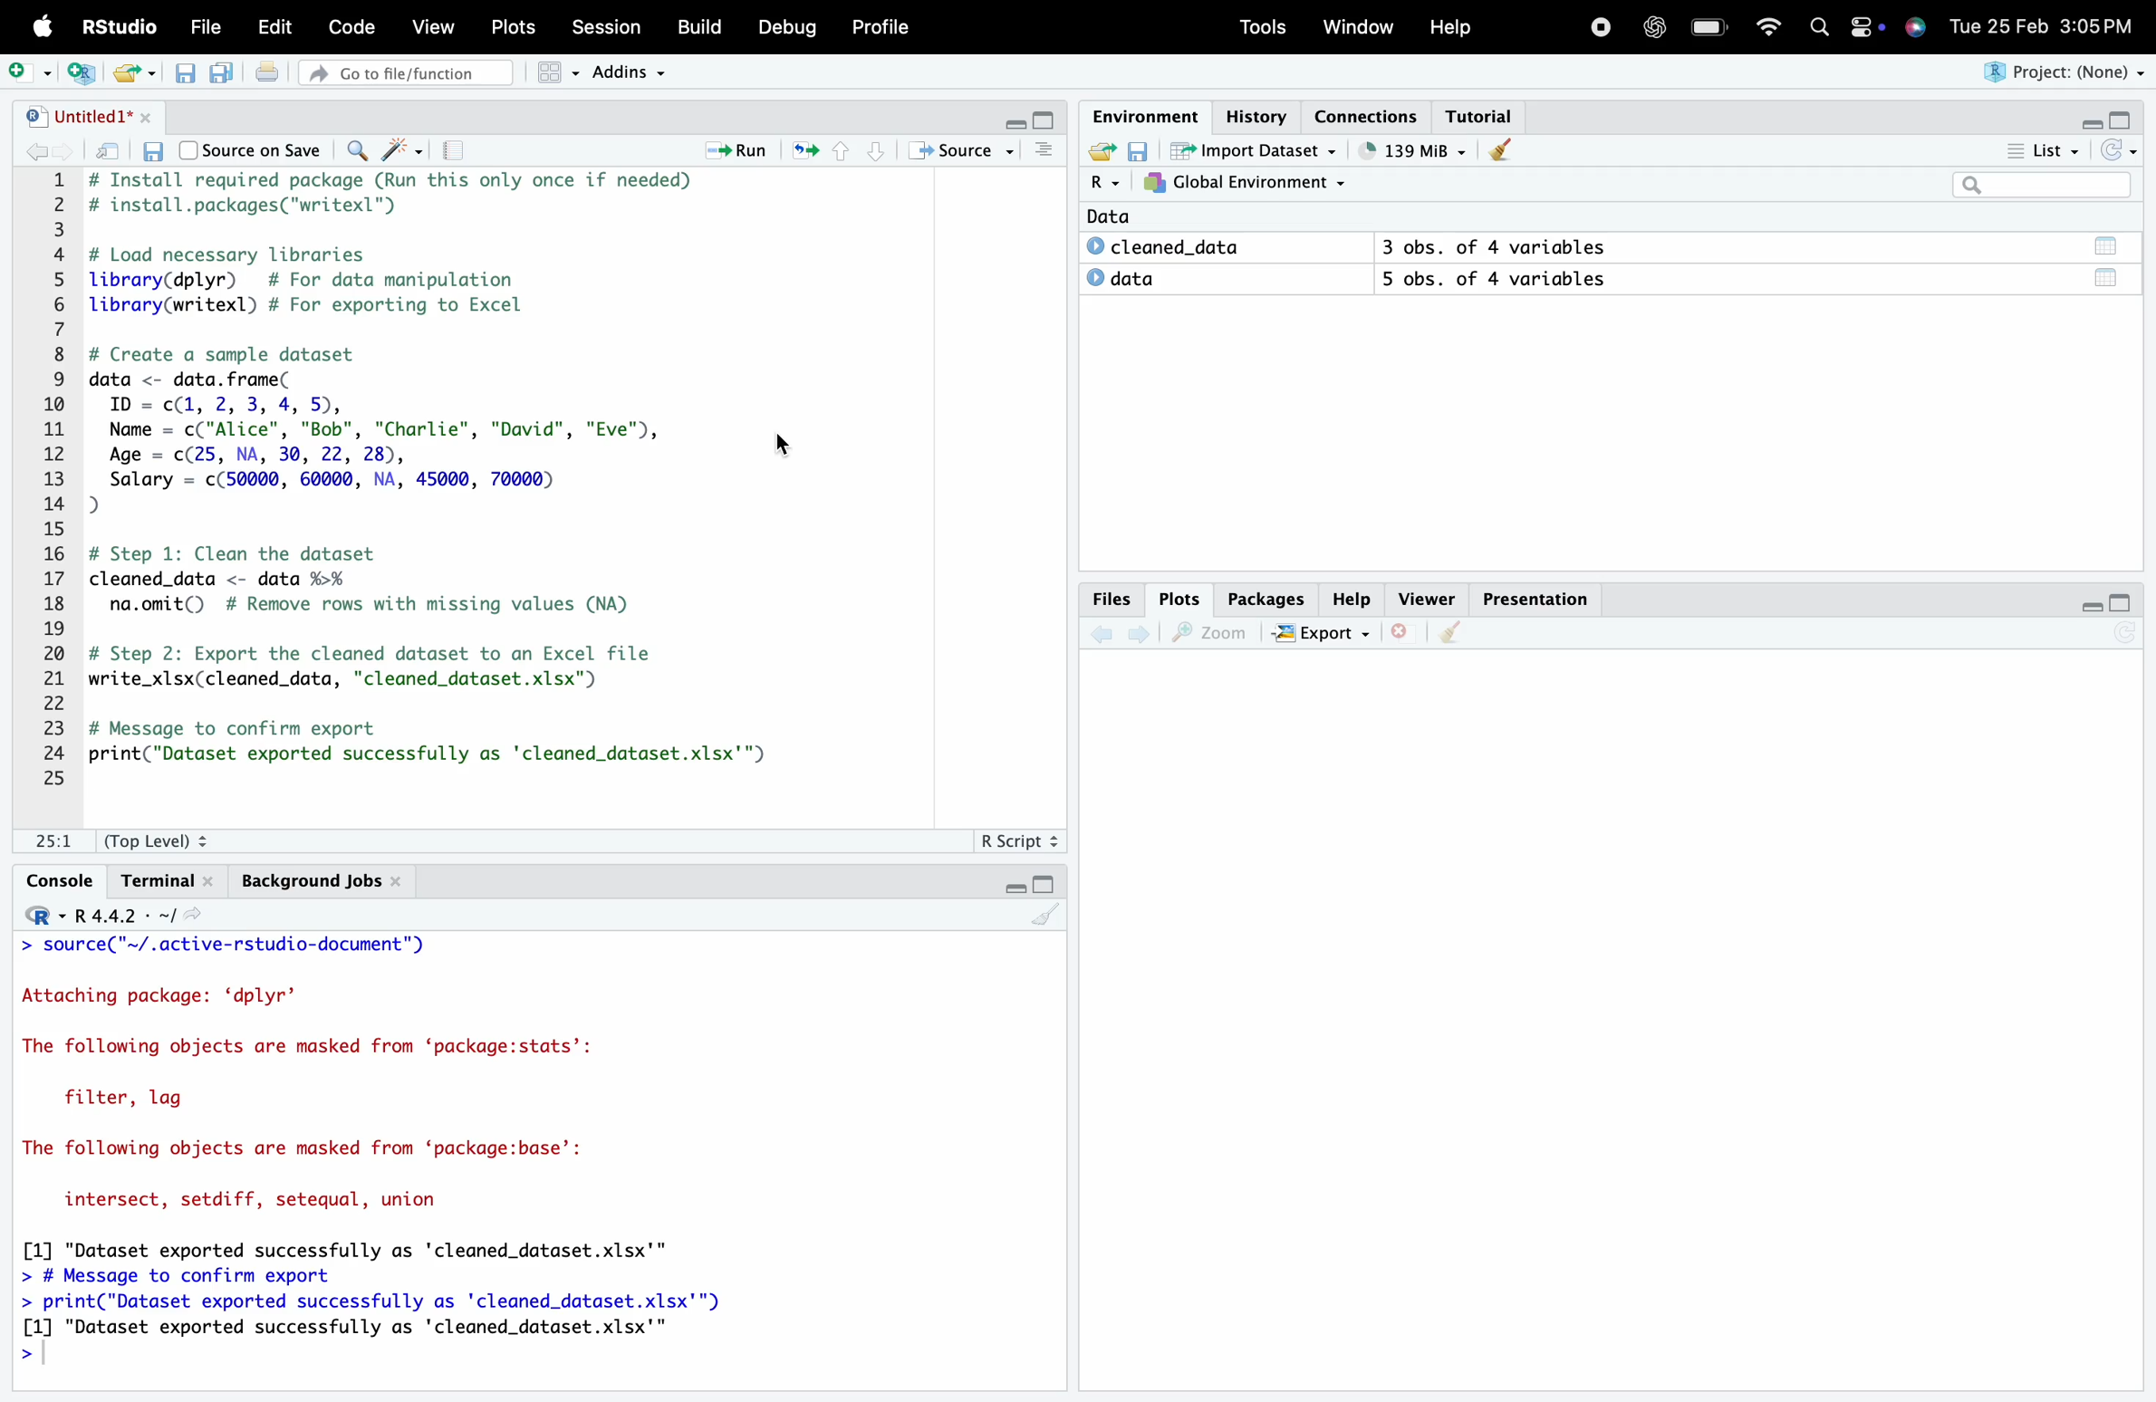 The height and width of the screenshot is (1402, 2156). Describe the element at coordinates (1112, 598) in the screenshot. I see `Files` at that location.